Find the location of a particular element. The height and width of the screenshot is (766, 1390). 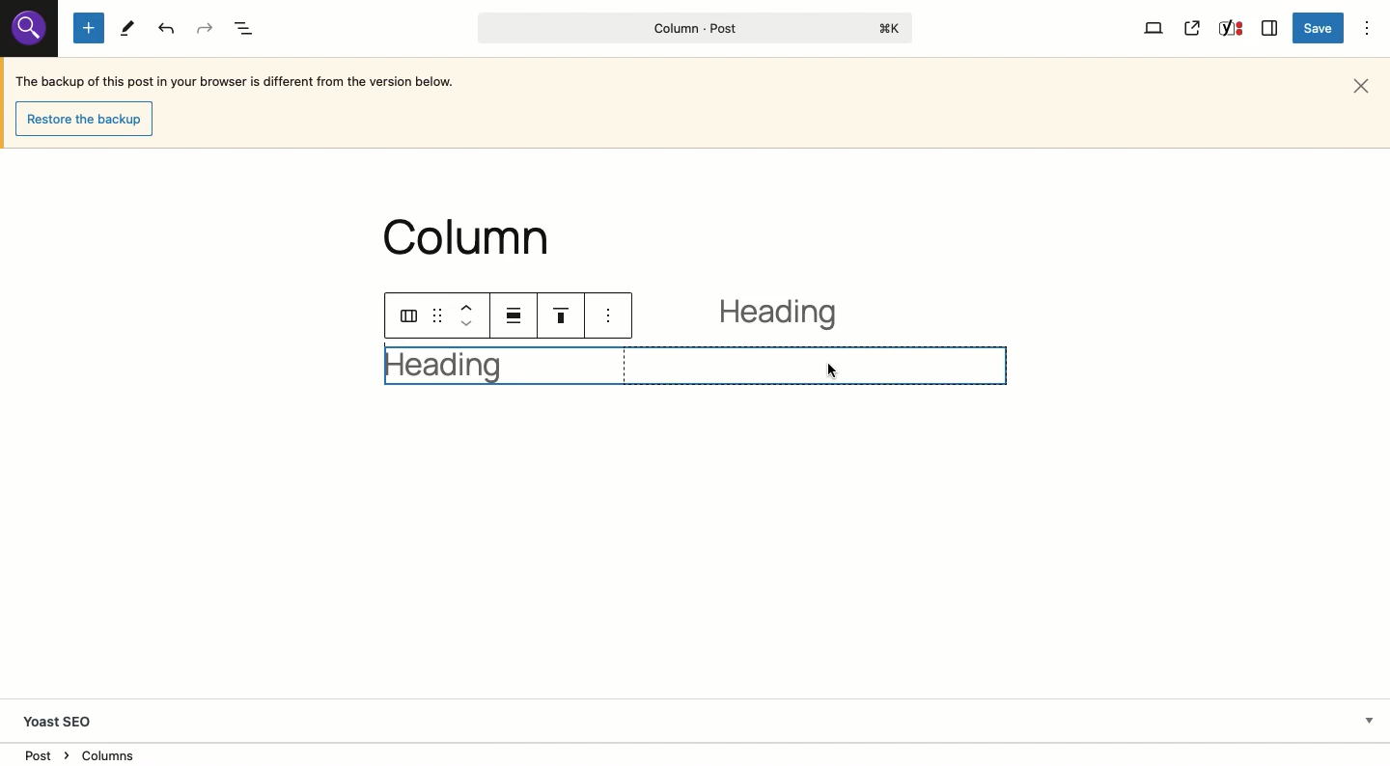

Undo is located at coordinates (168, 29).